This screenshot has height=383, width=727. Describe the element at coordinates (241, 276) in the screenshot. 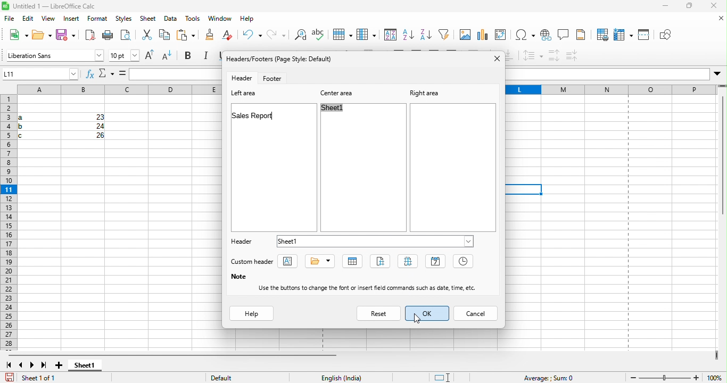

I see `note` at that location.